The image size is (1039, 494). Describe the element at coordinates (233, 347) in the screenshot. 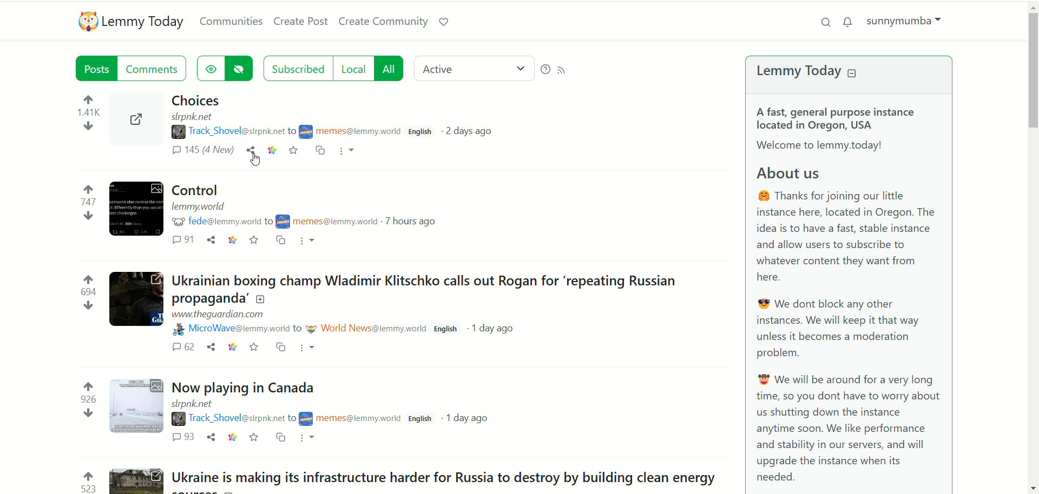

I see `link` at that location.